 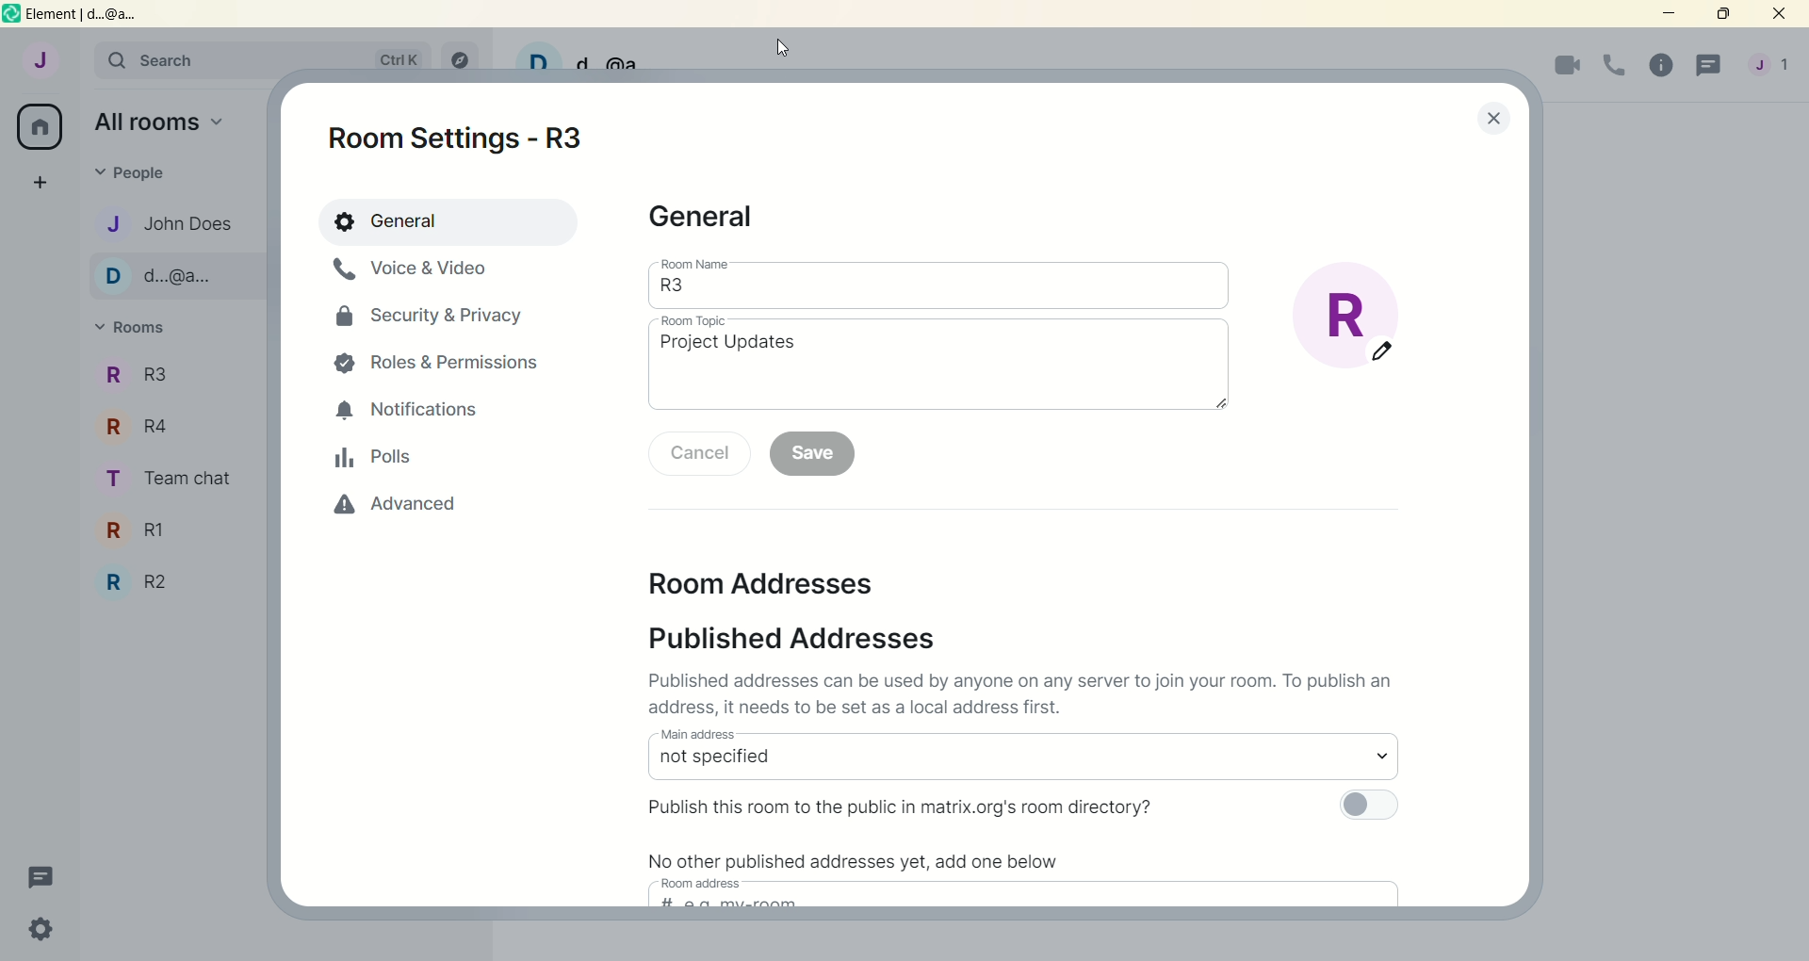 What do you see at coordinates (695, 735) in the screenshot?
I see `main address` at bounding box center [695, 735].